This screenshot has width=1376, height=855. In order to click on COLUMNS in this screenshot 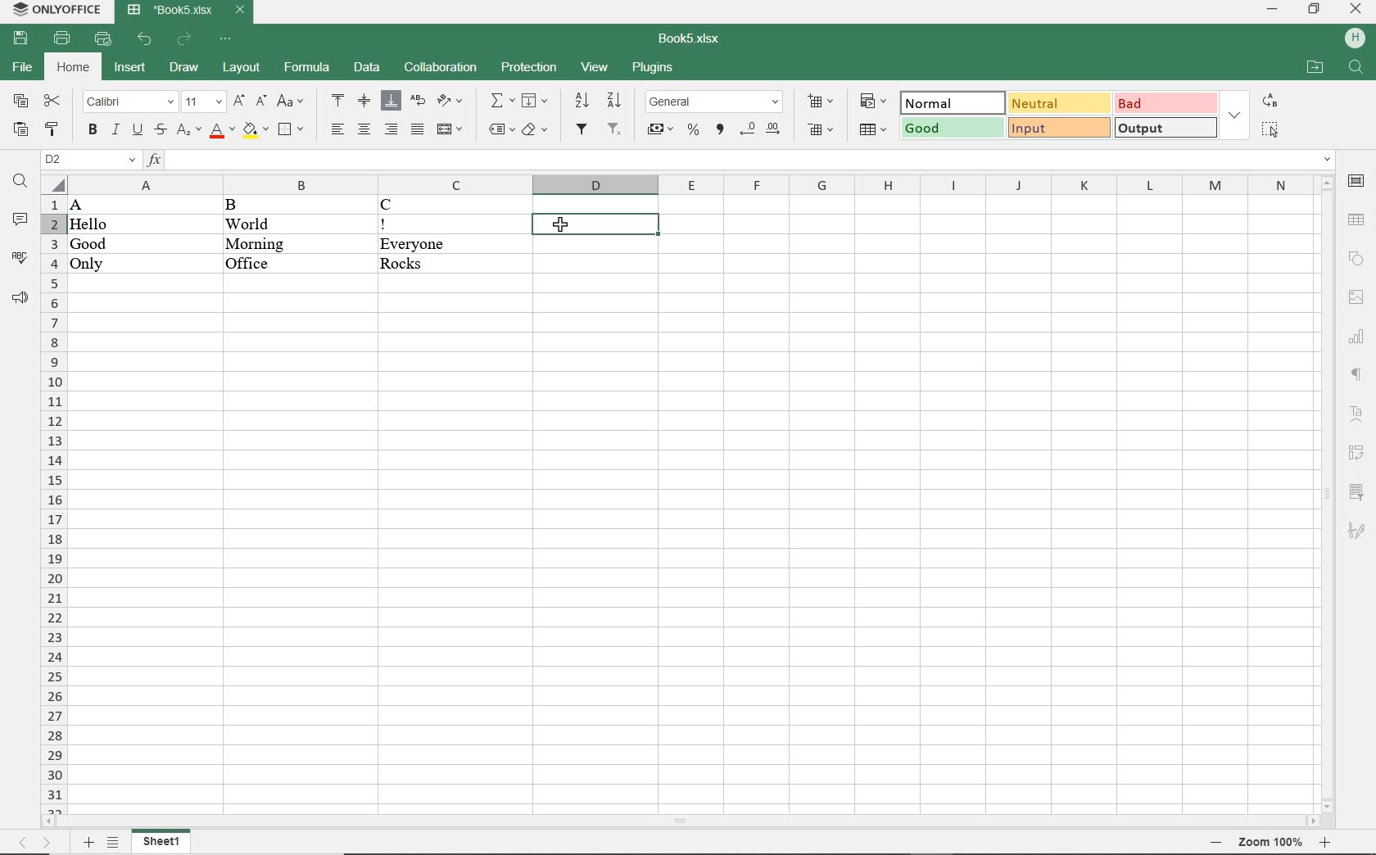, I will do `click(690, 184)`.